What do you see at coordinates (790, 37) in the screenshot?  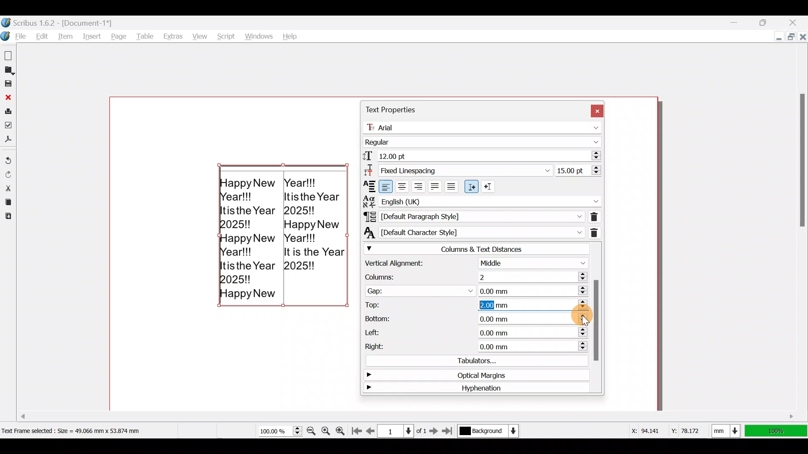 I see `Maximize` at bounding box center [790, 37].